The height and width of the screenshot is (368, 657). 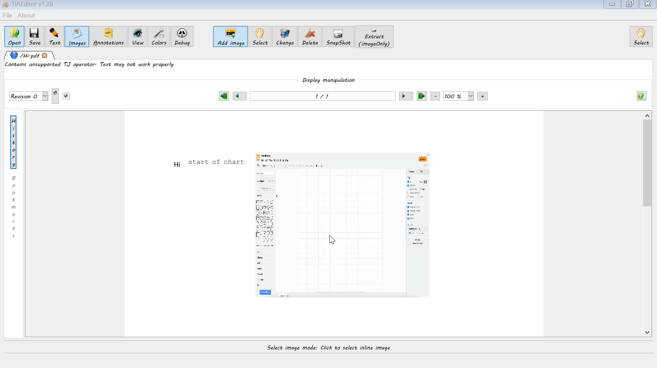 What do you see at coordinates (641, 36) in the screenshot?
I see `select` at bounding box center [641, 36].